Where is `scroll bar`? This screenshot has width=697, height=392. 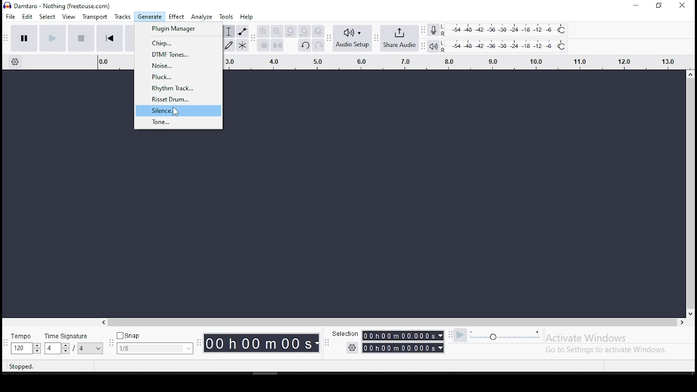 scroll bar is located at coordinates (393, 321).